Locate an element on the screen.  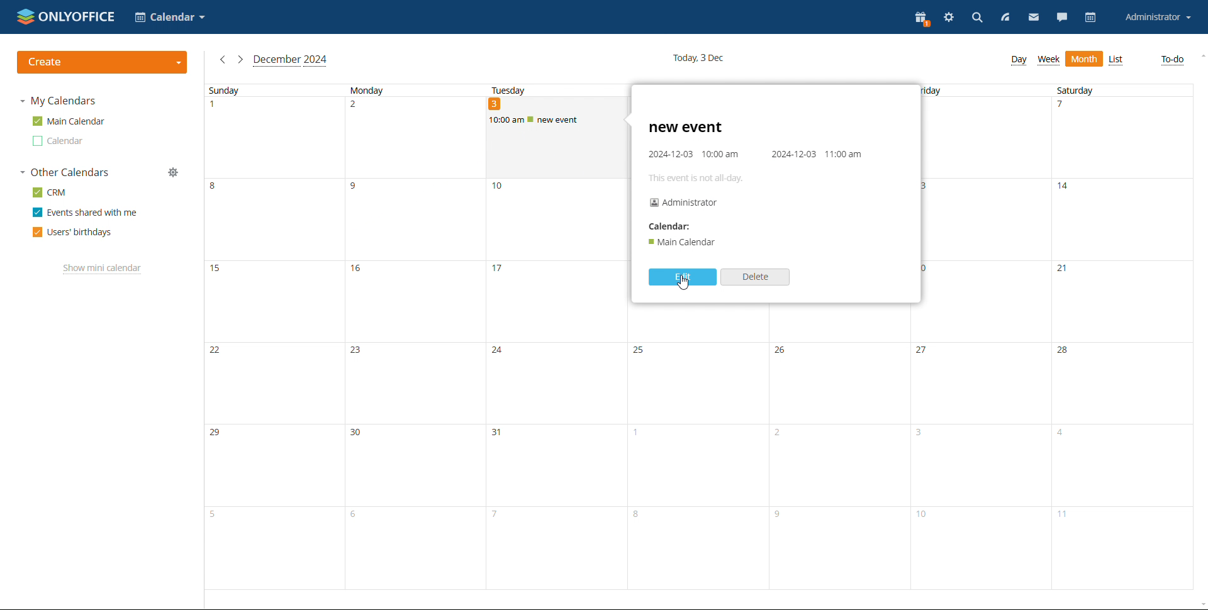
Calendar: is located at coordinates (672, 225).